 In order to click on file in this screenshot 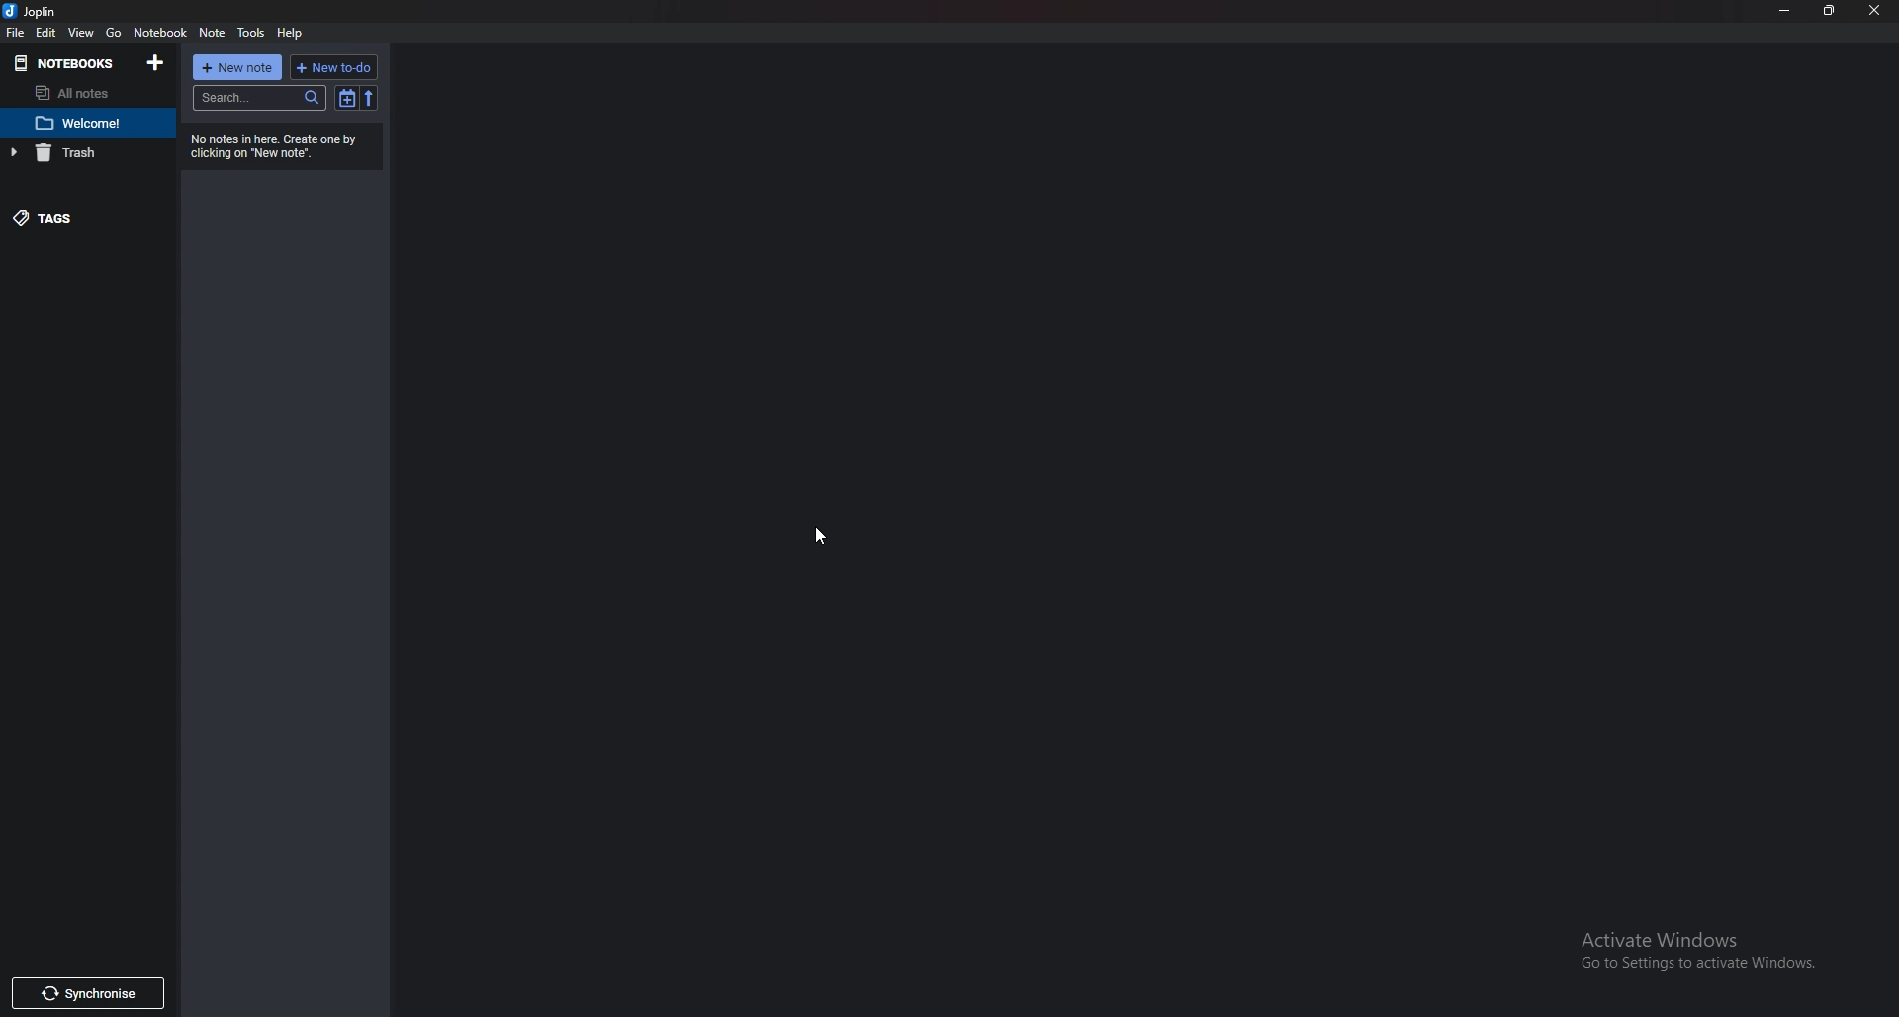, I will do `click(18, 32)`.